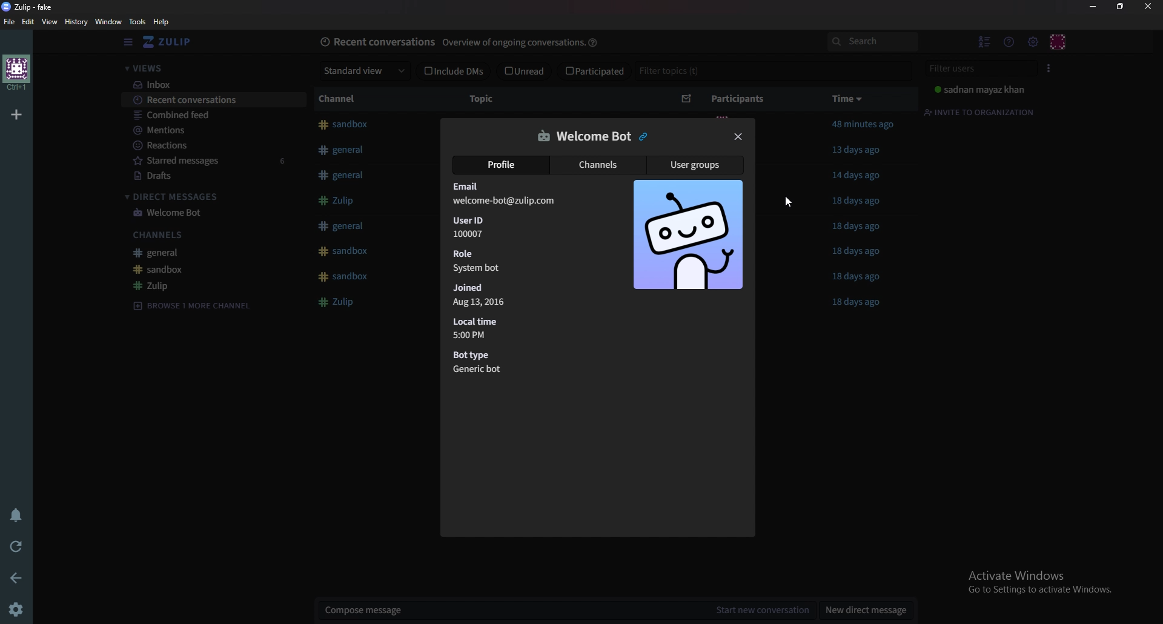  What do you see at coordinates (487, 99) in the screenshot?
I see `topic` at bounding box center [487, 99].